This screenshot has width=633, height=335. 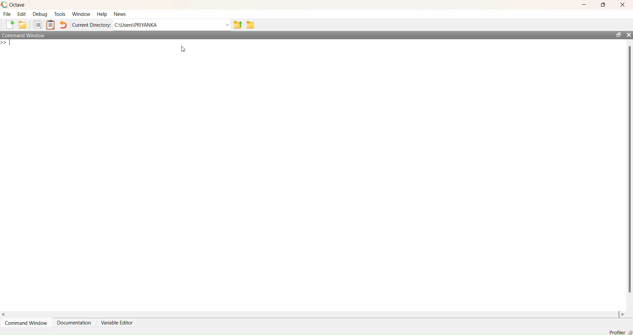 I want to click on octave, so click(x=18, y=6).